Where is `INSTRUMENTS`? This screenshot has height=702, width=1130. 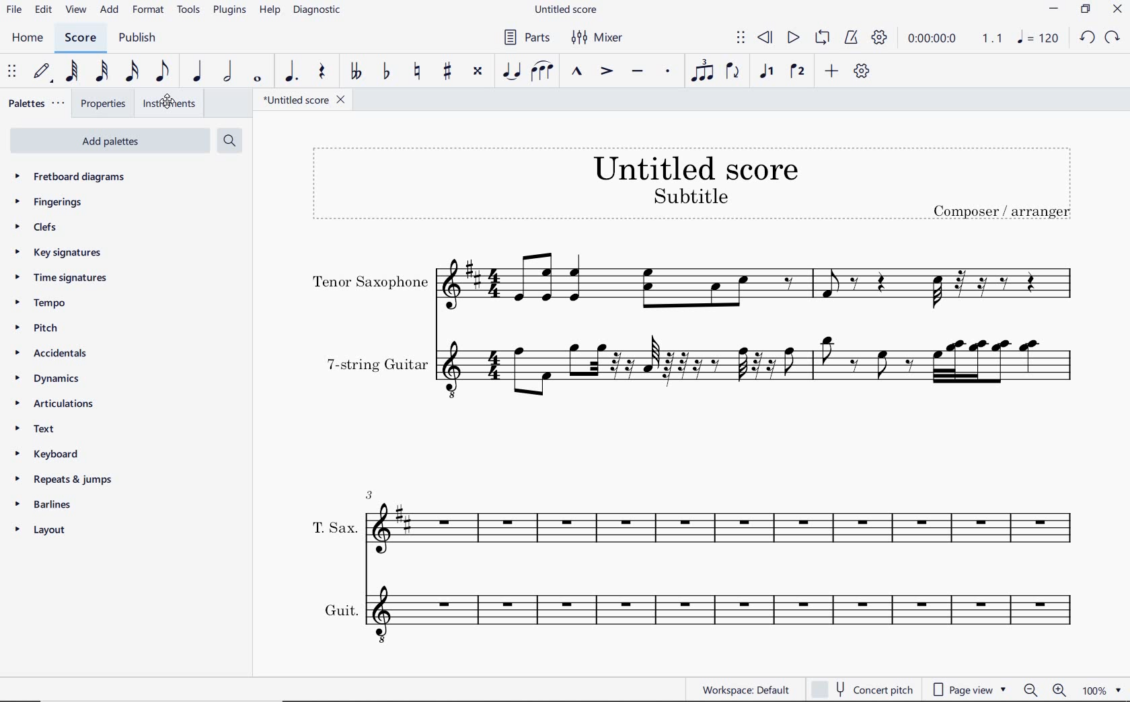
INSTRUMENTS is located at coordinates (167, 103).